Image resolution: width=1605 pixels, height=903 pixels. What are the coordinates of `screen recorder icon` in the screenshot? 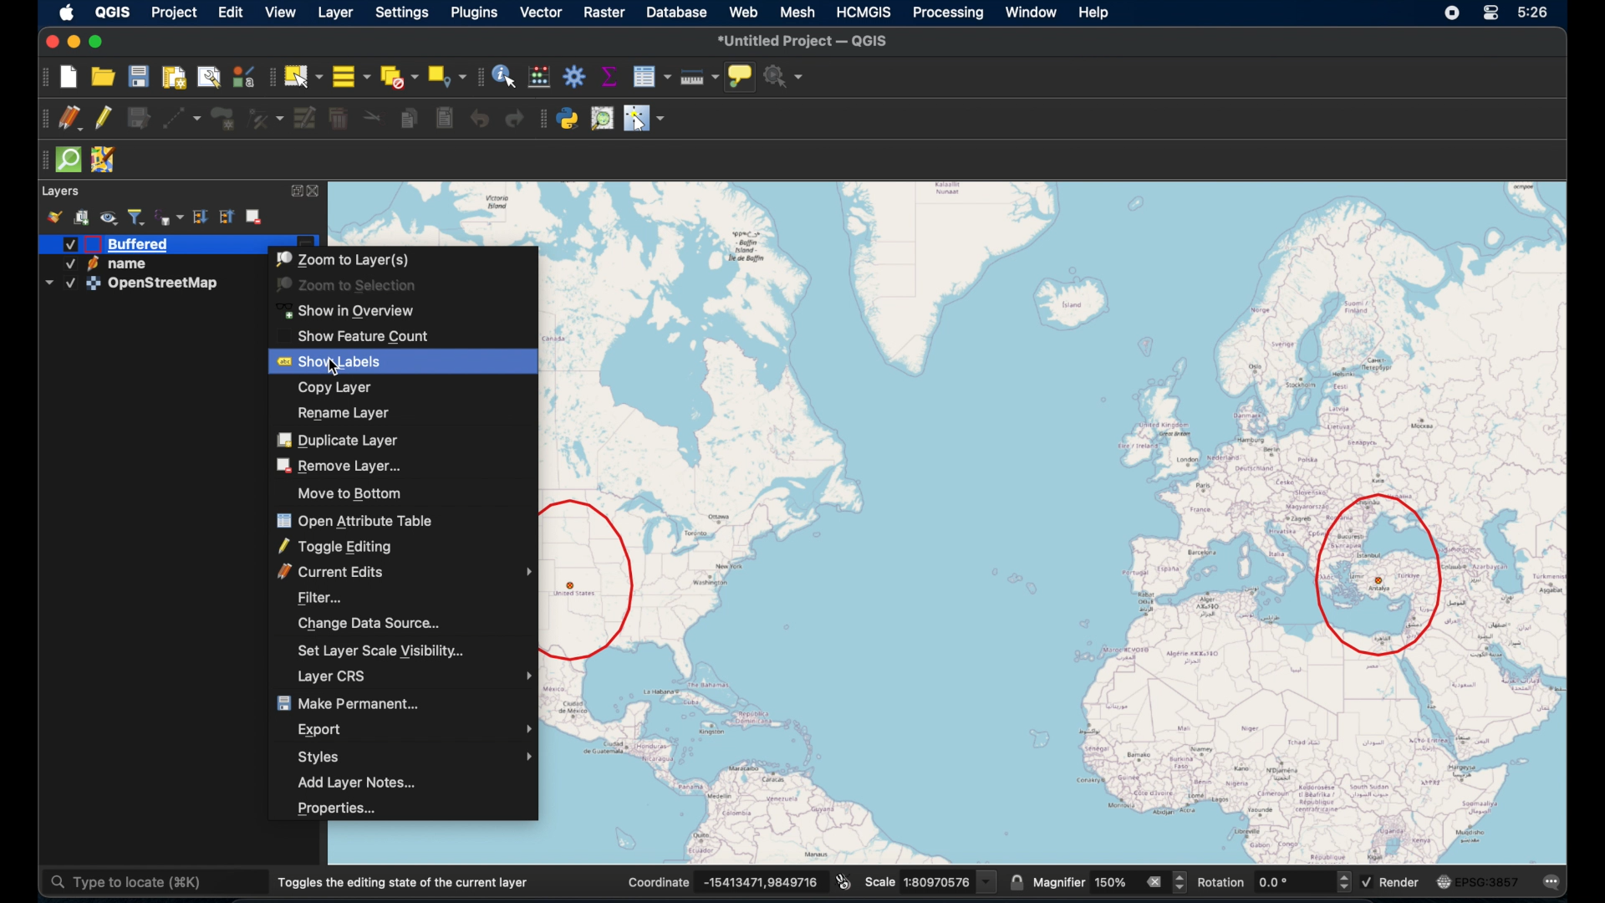 It's located at (1449, 13).